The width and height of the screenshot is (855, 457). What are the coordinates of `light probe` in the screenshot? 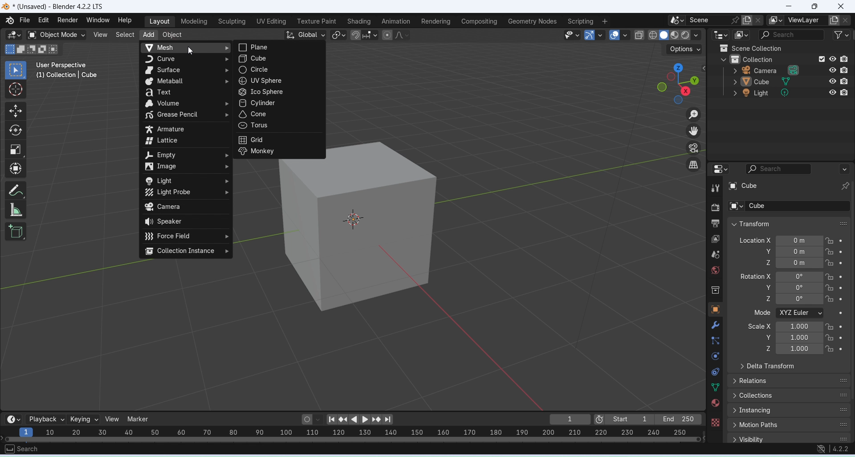 It's located at (186, 192).